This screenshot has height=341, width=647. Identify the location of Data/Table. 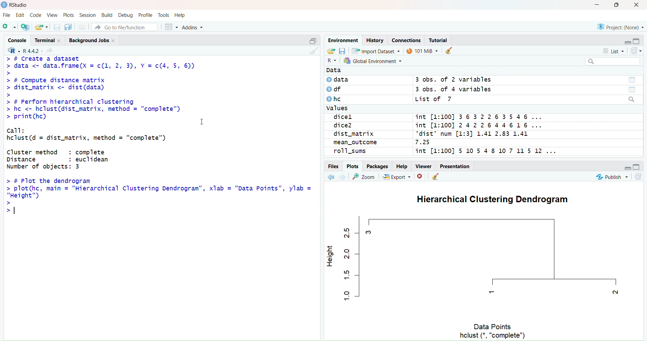
(633, 90).